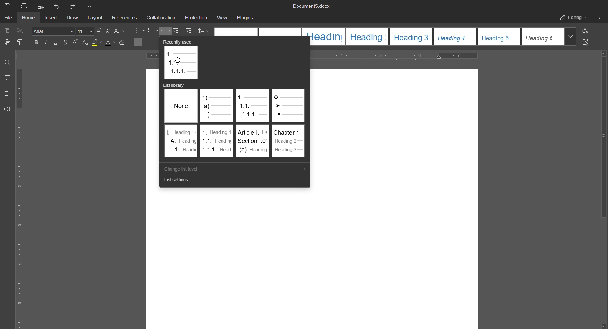 The image size is (608, 329). What do you see at coordinates (177, 31) in the screenshot?
I see `decrease indent` at bounding box center [177, 31].